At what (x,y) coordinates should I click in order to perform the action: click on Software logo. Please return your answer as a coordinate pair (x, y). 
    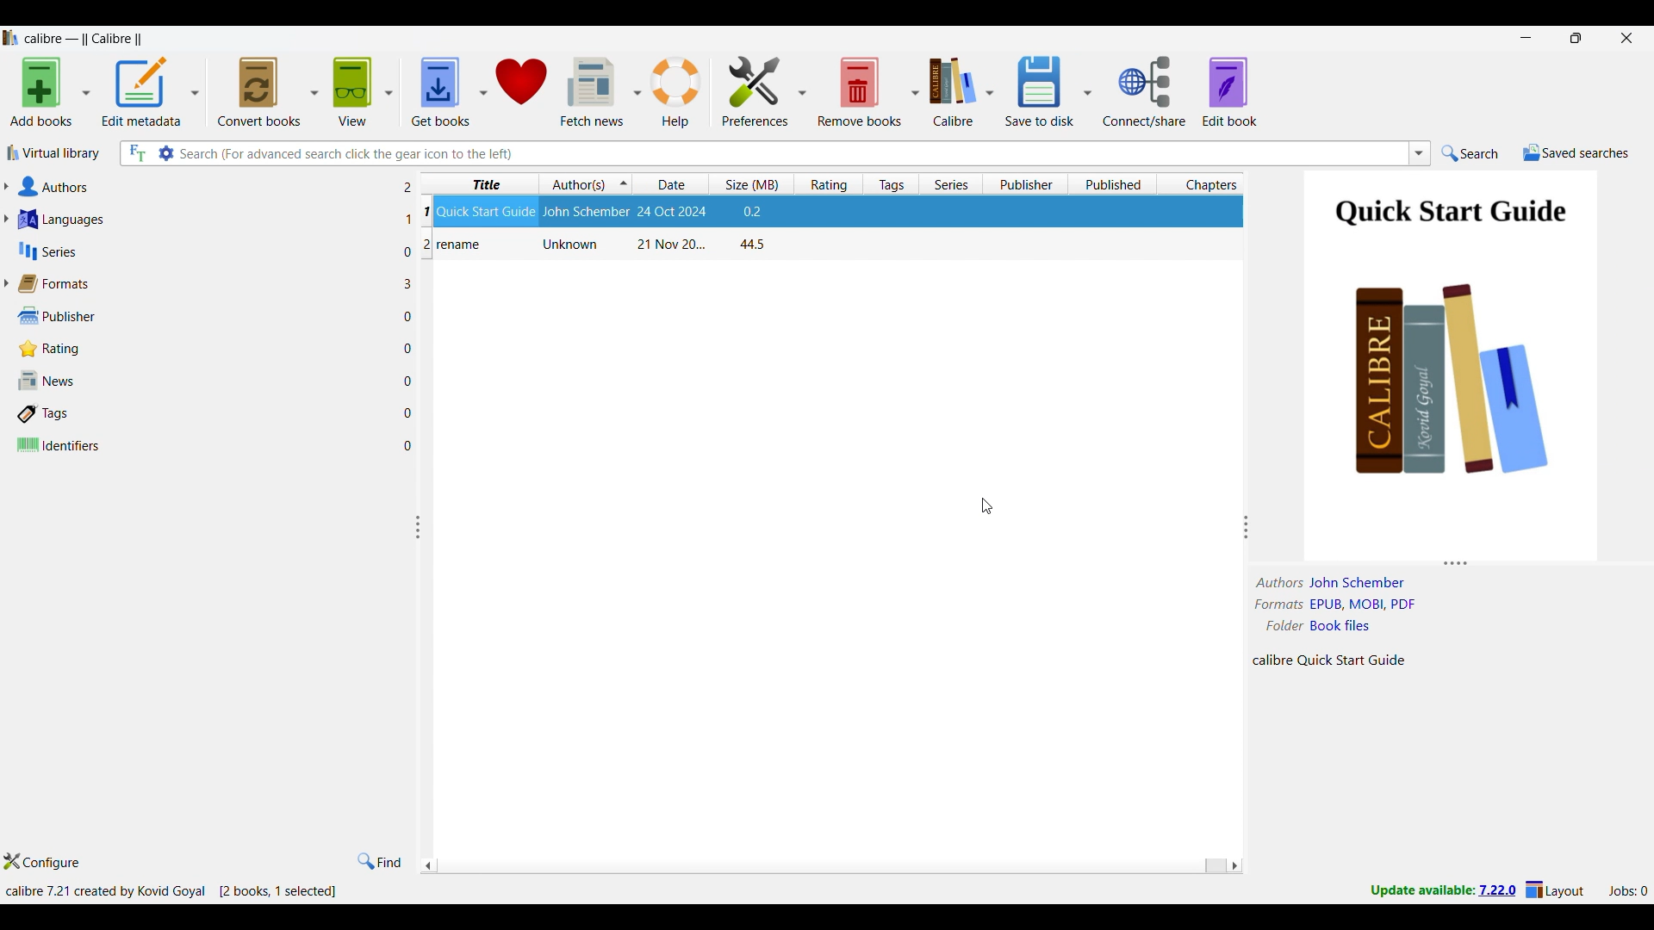
    Looking at the image, I should click on (11, 38).